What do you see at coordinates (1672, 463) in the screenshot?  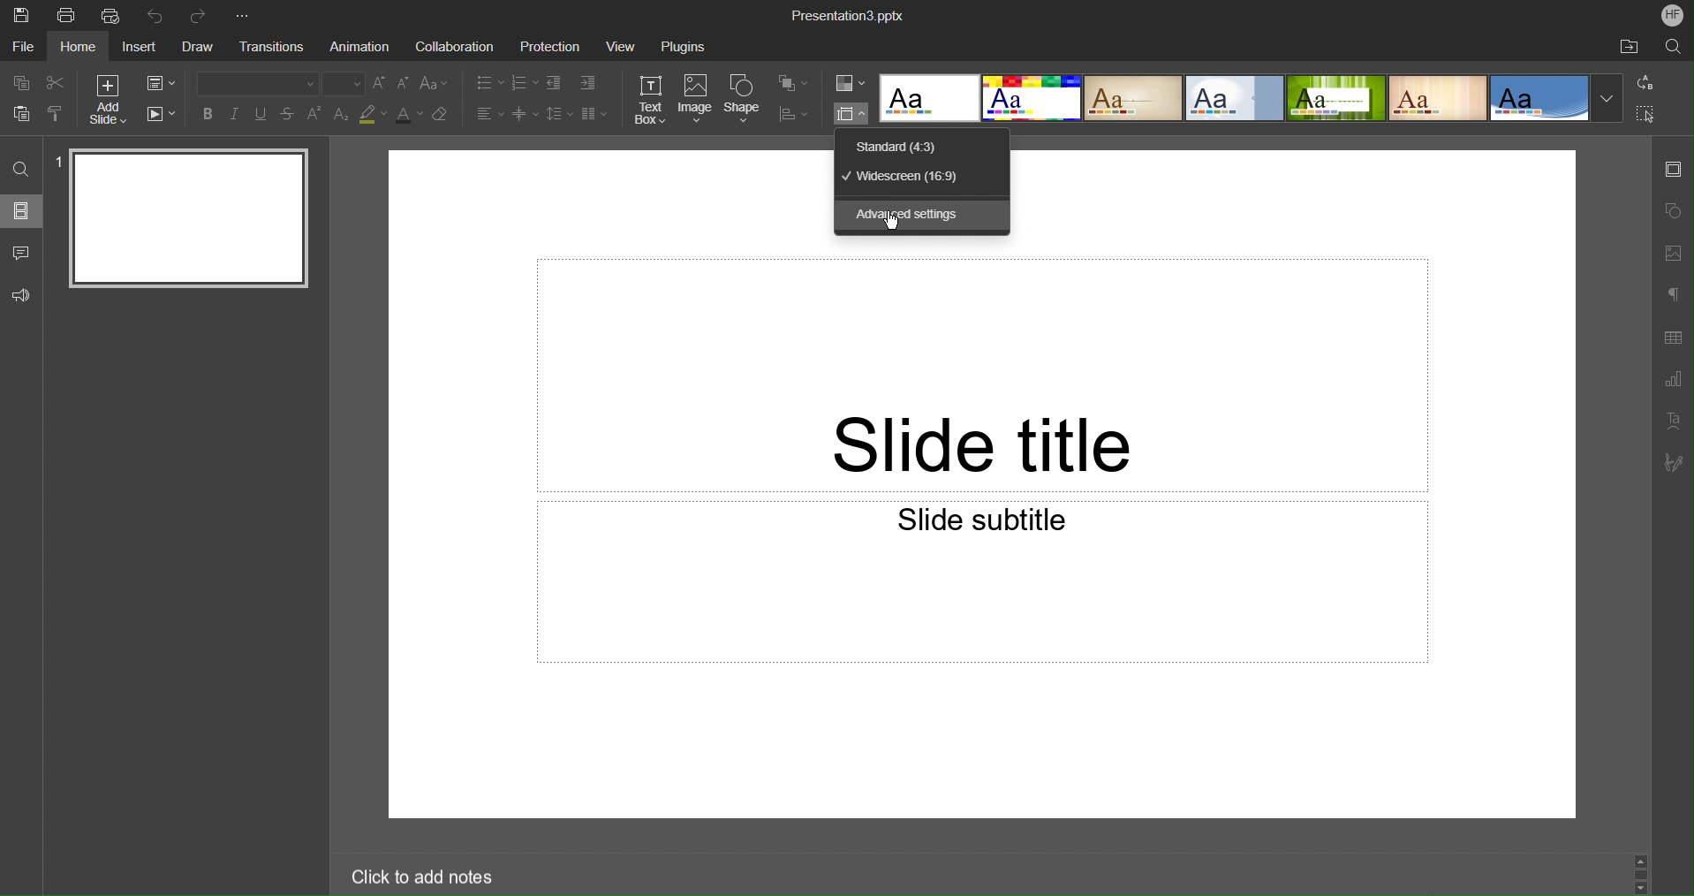 I see `Signature` at bounding box center [1672, 463].